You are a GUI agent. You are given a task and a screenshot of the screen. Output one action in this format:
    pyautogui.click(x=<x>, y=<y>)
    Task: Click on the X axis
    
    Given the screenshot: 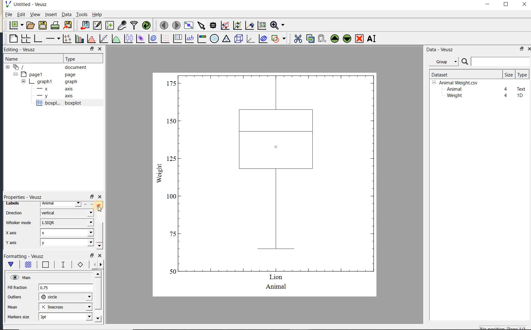 What is the action you would take?
    pyautogui.click(x=12, y=233)
    